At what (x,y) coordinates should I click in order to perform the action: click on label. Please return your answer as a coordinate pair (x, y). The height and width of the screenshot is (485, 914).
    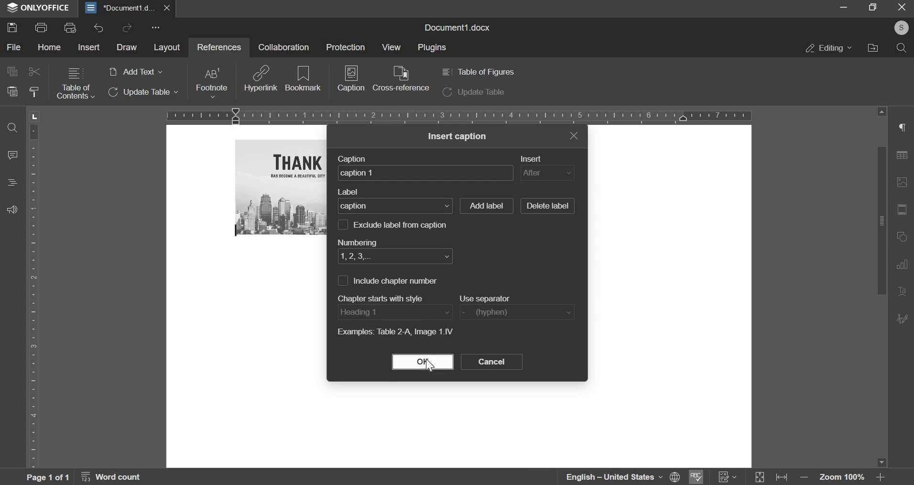
    Looking at the image, I should click on (350, 192).